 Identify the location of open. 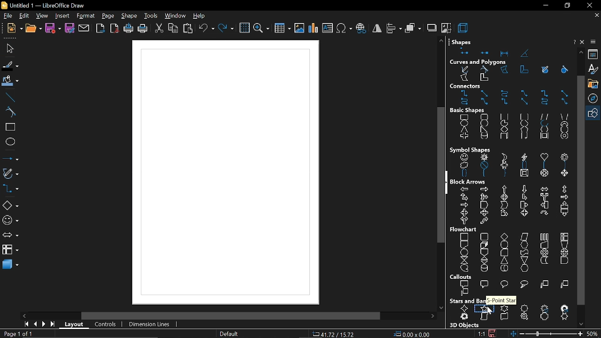
(33, 29).